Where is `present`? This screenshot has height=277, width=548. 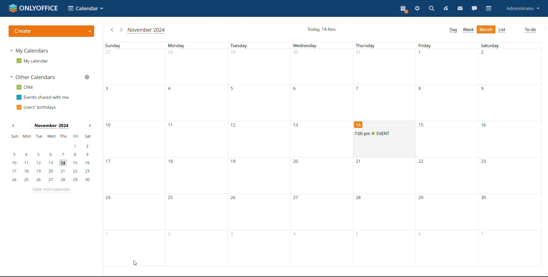 present is located at coordinates (403, 9).